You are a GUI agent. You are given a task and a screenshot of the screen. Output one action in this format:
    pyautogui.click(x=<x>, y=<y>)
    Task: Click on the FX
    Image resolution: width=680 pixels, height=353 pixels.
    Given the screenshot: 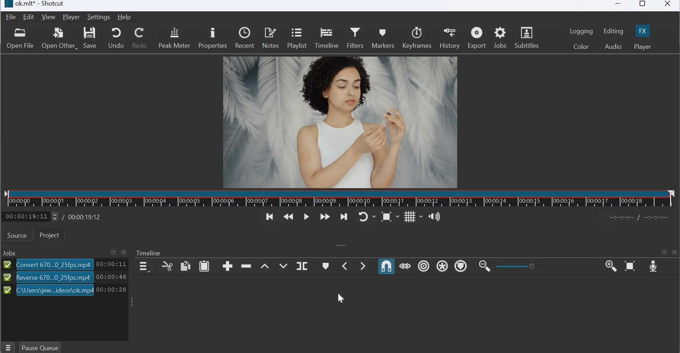 What is the action you would take?
    pyautogui.click(x=642, y=30)
    